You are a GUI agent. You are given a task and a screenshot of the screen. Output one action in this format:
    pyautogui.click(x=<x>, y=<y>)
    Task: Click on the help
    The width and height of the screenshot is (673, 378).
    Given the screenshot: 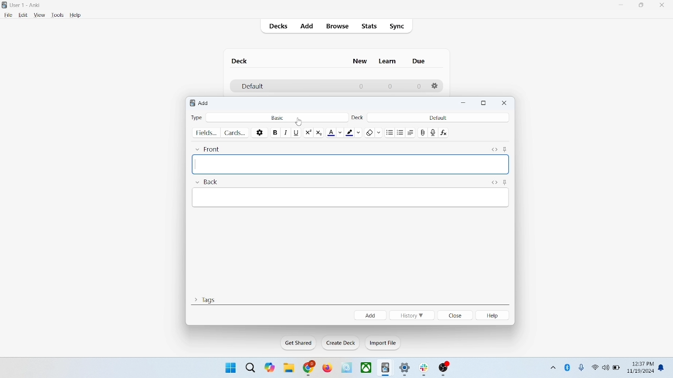 What is the action you would take?
    pyautogui.click(x=76, y=16)
    